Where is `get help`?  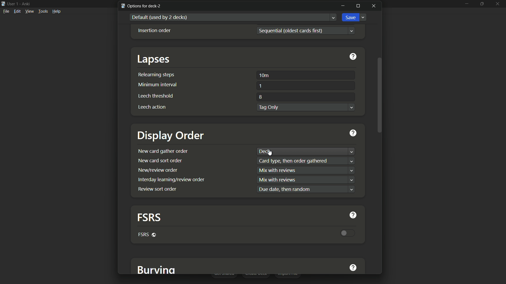
get help is located at coordinates (353, 267).